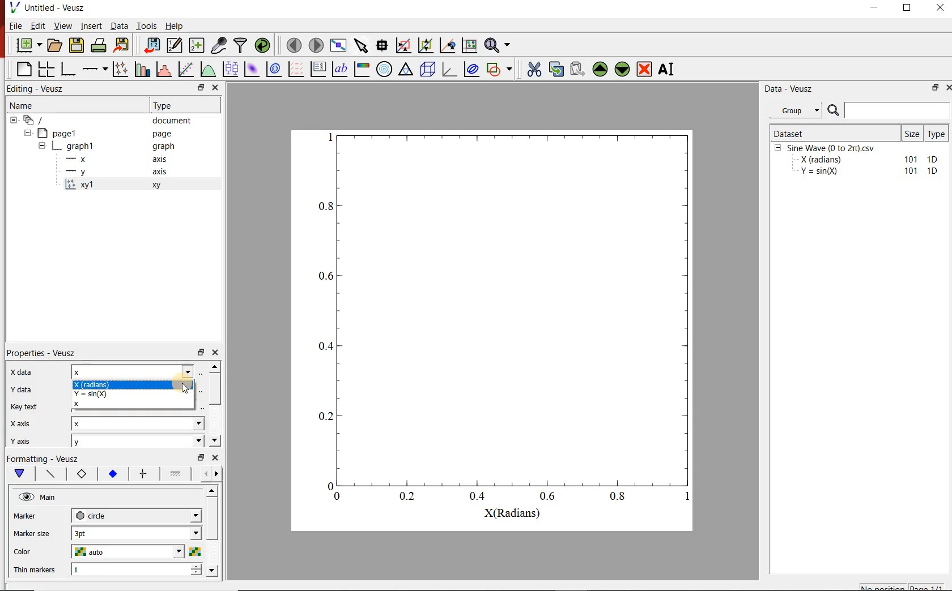  Describe the element at coordinates (162, 145) in the screenshot. I see `graph` at that location.